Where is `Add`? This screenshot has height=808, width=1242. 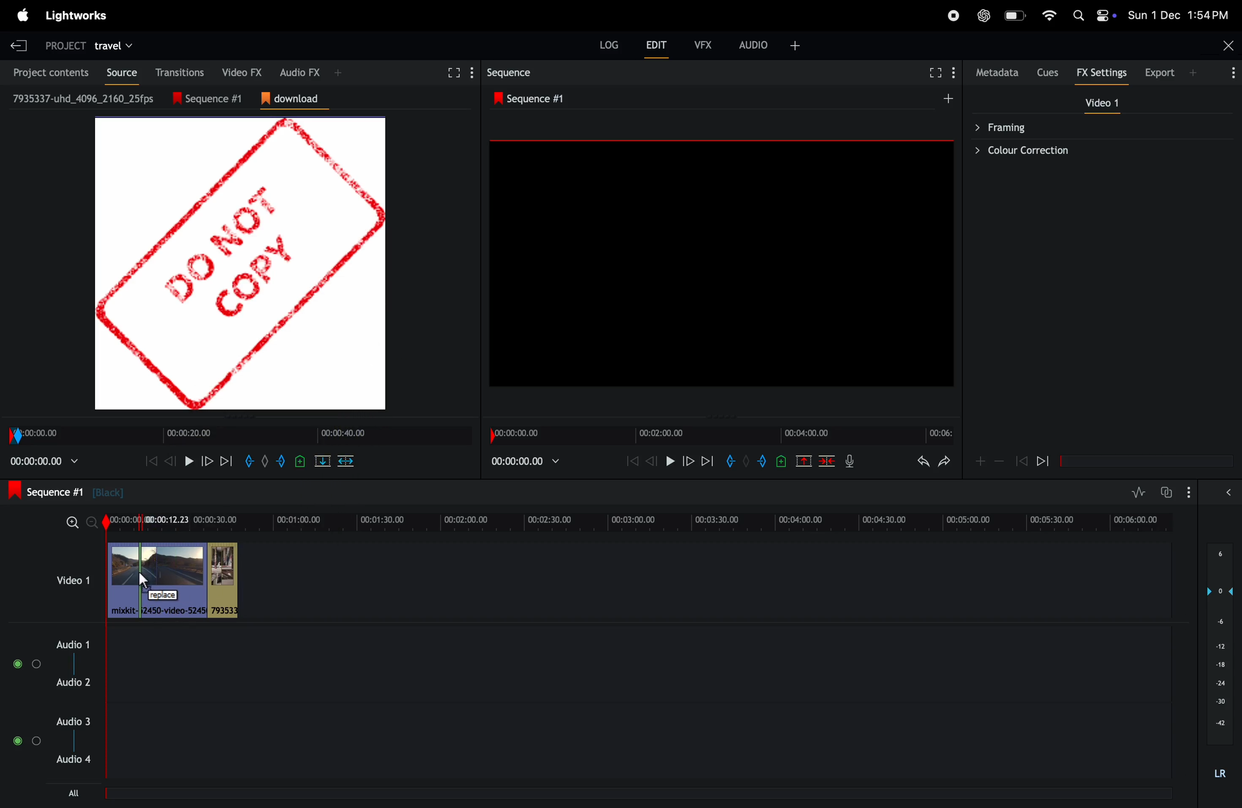 Add is located at coordinates (746, 460).